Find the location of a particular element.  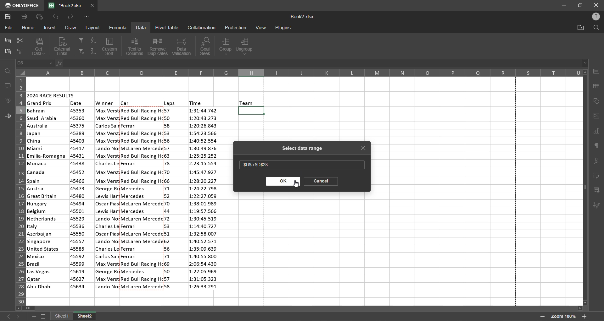

team is located at coordinates (247, 102).